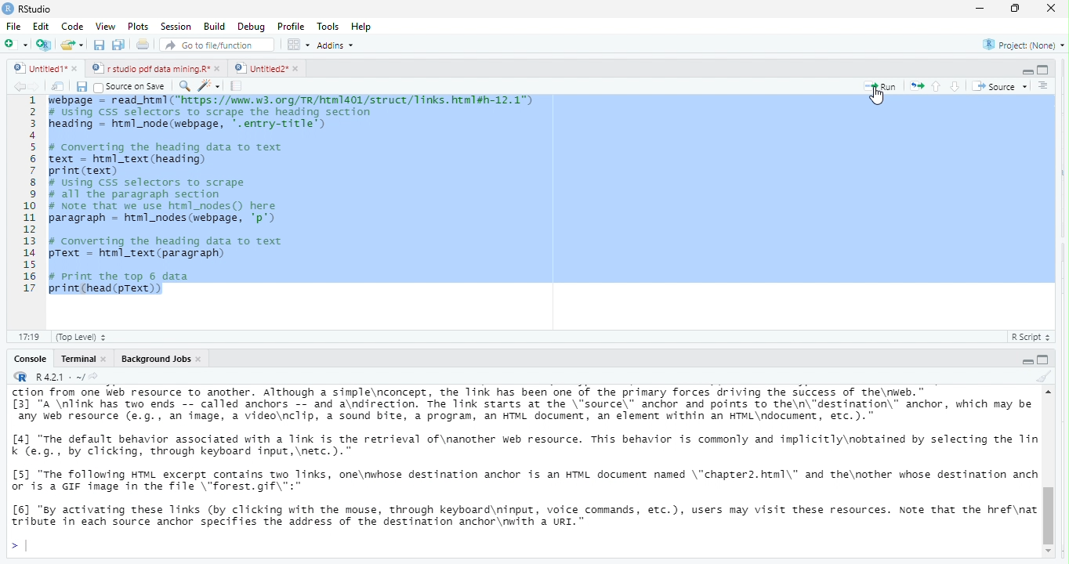 The image size is (1069, 564). I want to click on show document outline, so click(1044, 85).